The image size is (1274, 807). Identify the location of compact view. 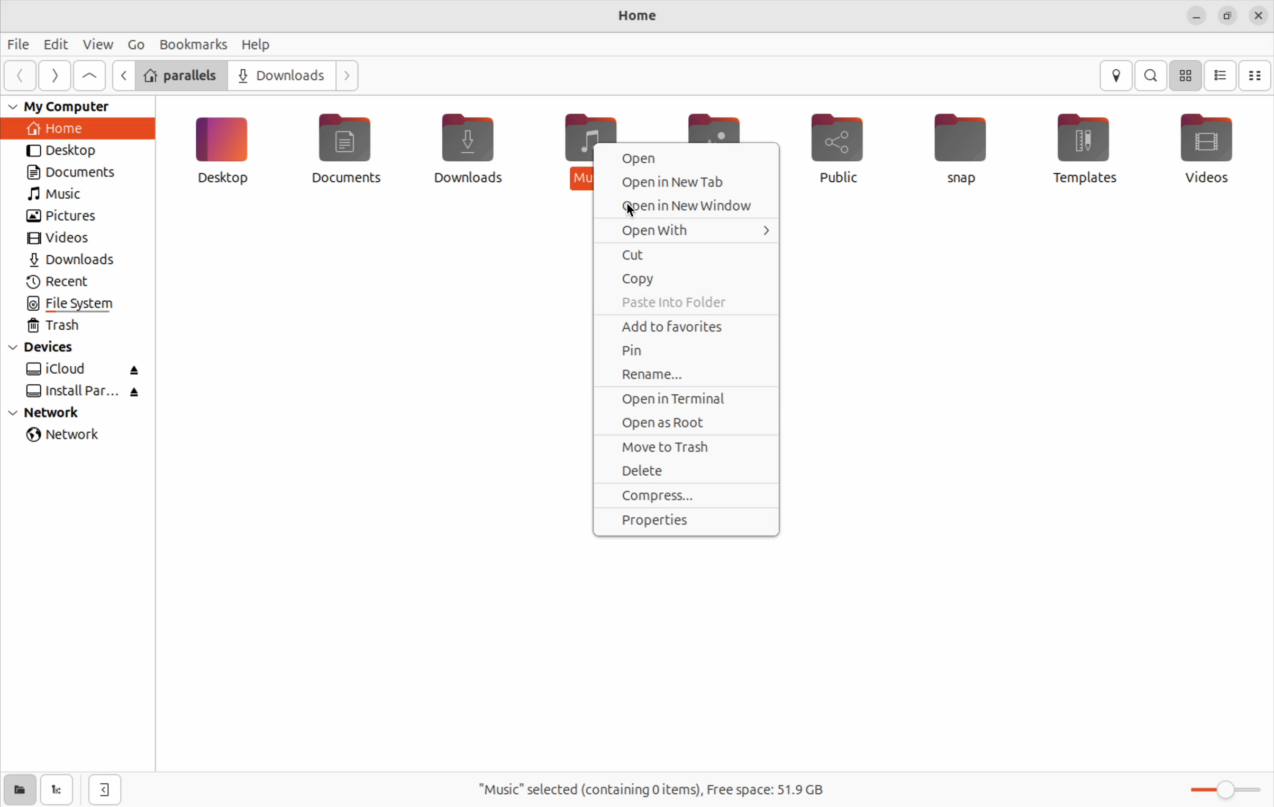
(1256, 76).